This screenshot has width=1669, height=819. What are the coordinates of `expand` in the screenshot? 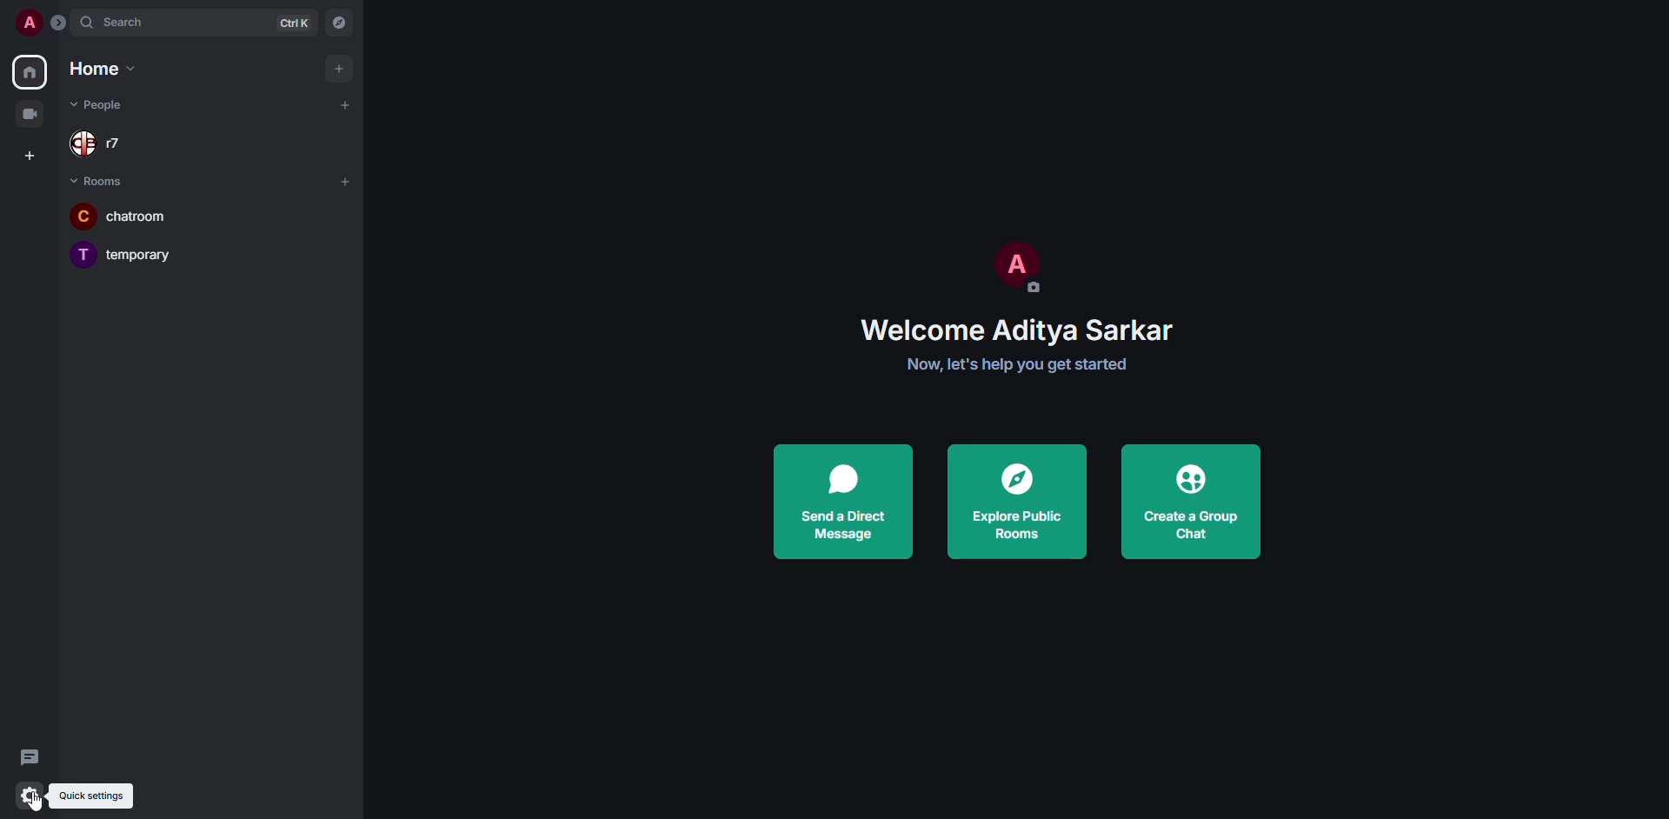 It's located at (58, 22).